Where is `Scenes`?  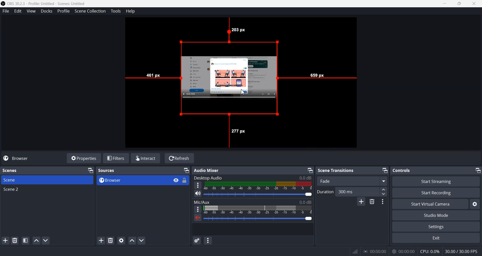 Scenes is located at coordinates (21, 170).